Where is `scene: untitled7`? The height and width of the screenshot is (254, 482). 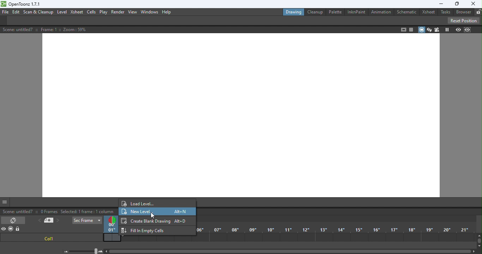
scene: untitled7 is located at coordinates (17, 212).